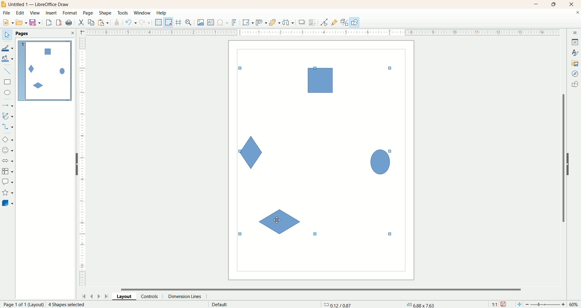 Image resolution: width=581 pixels, height=308 pixels. I want to click on close, so click(573, 5).